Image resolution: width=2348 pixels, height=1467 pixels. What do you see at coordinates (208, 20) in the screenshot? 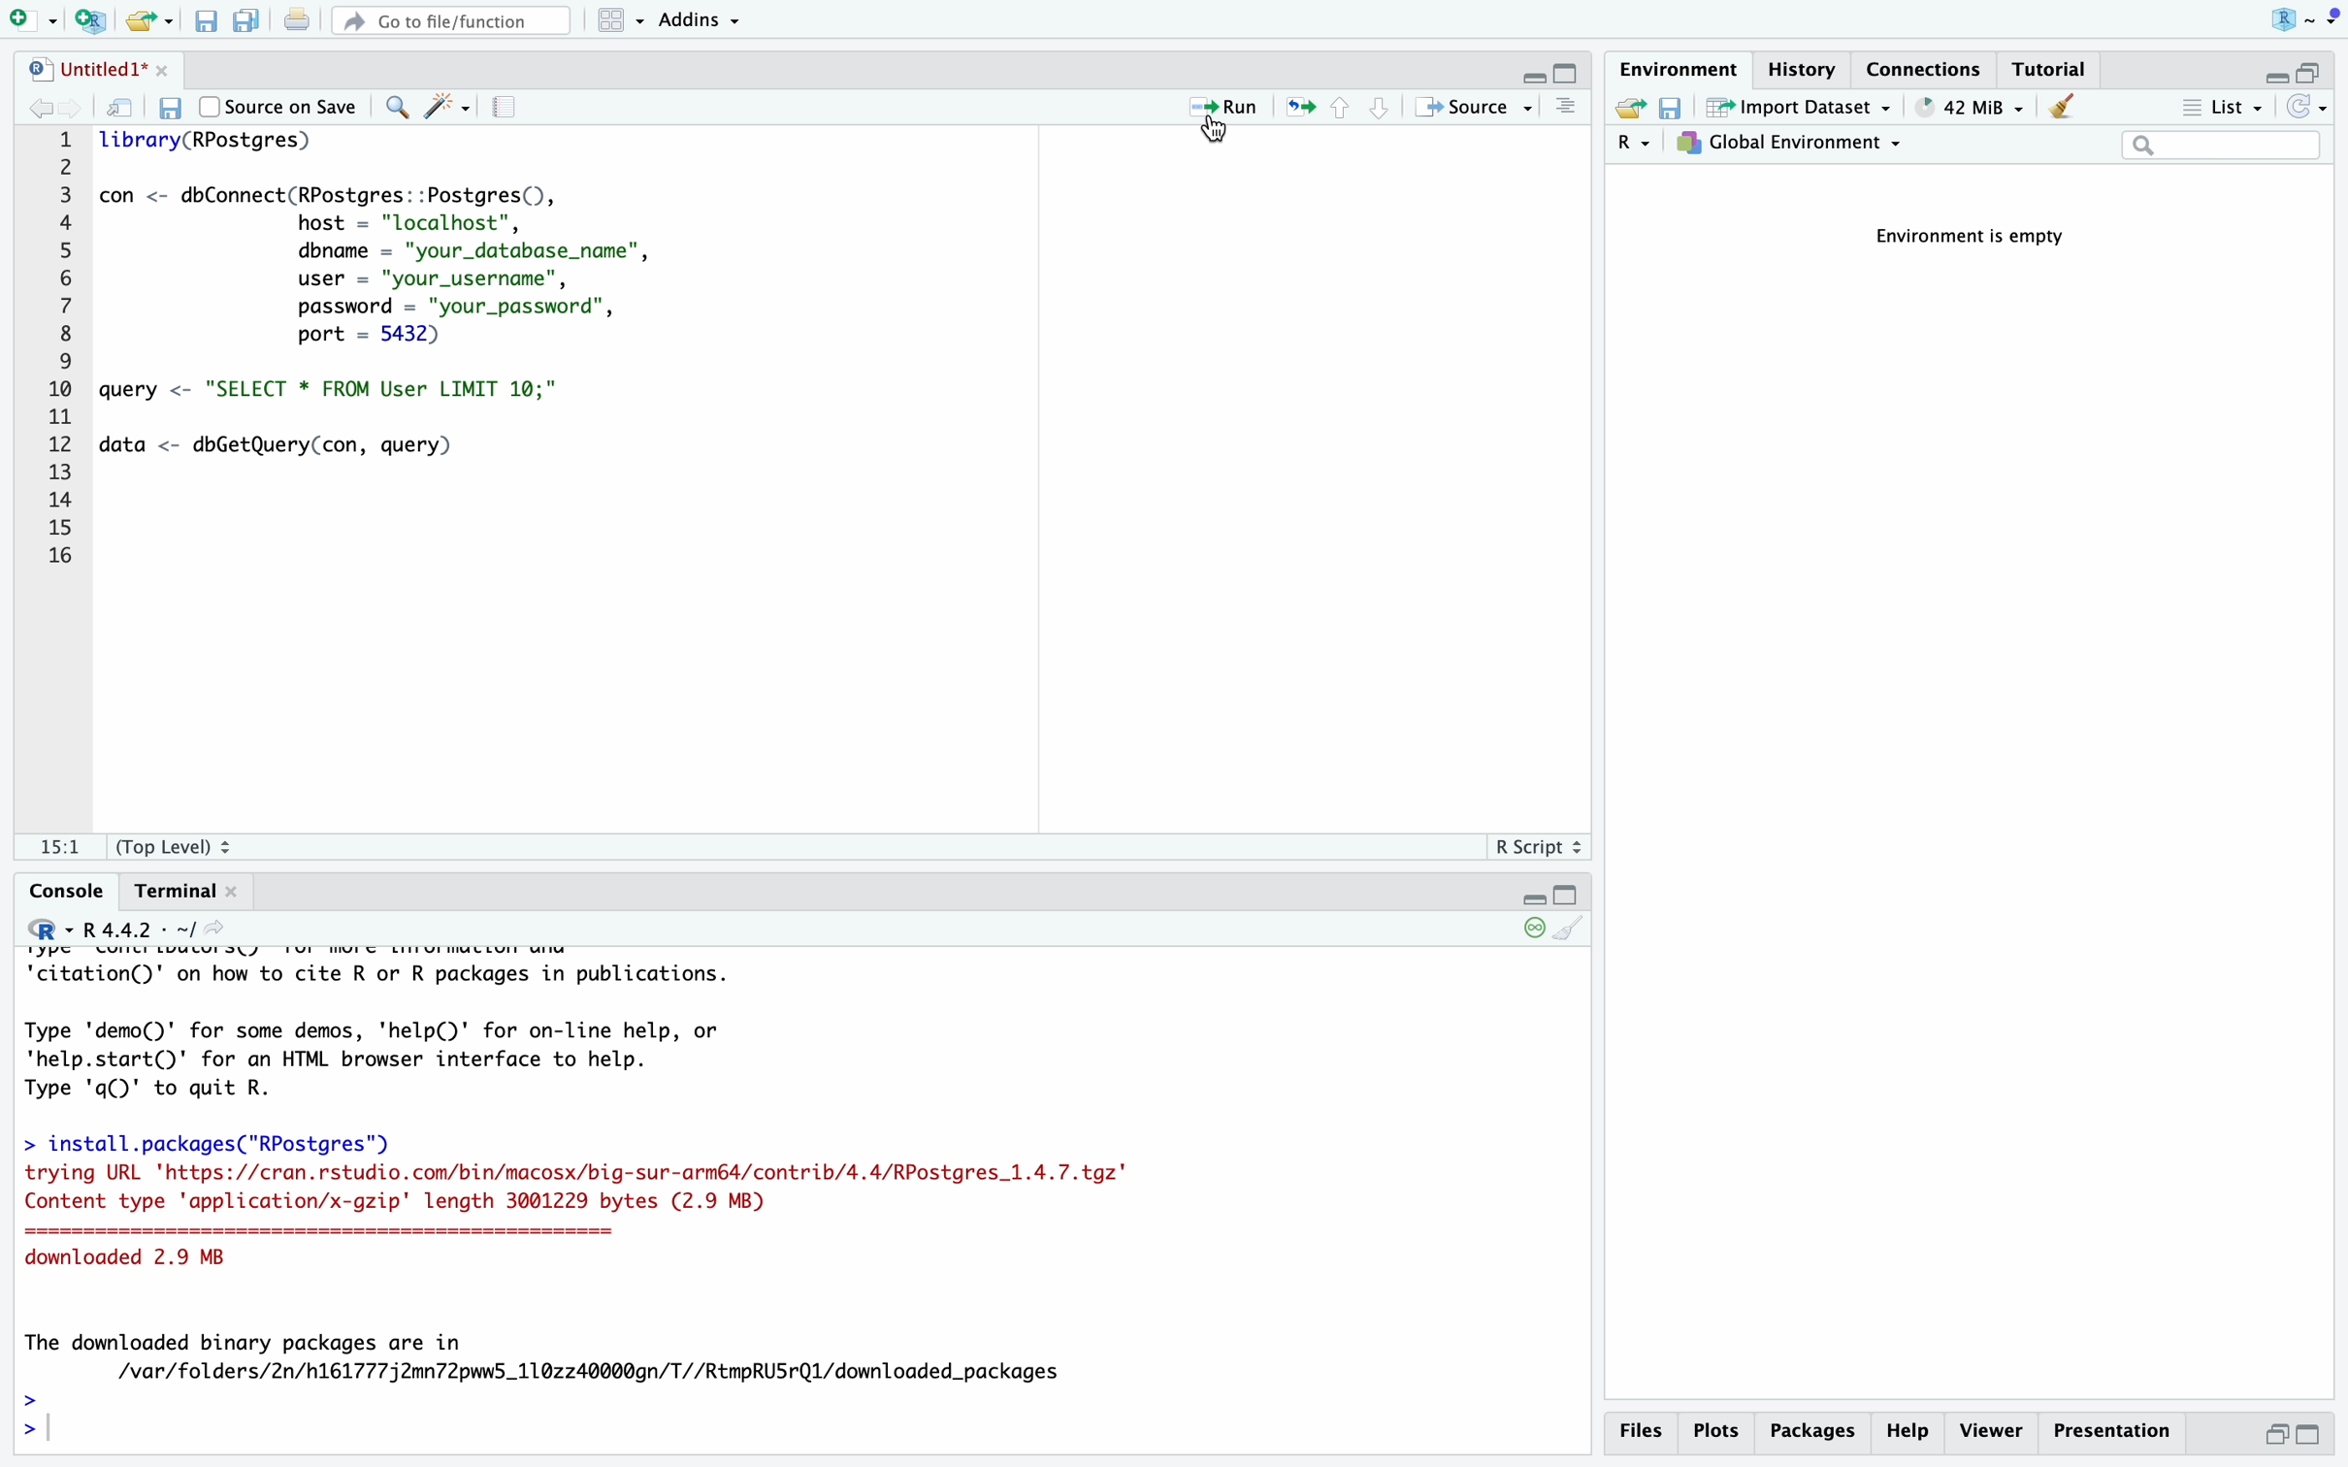
I see `save current document` at bounding box center [208, 20].